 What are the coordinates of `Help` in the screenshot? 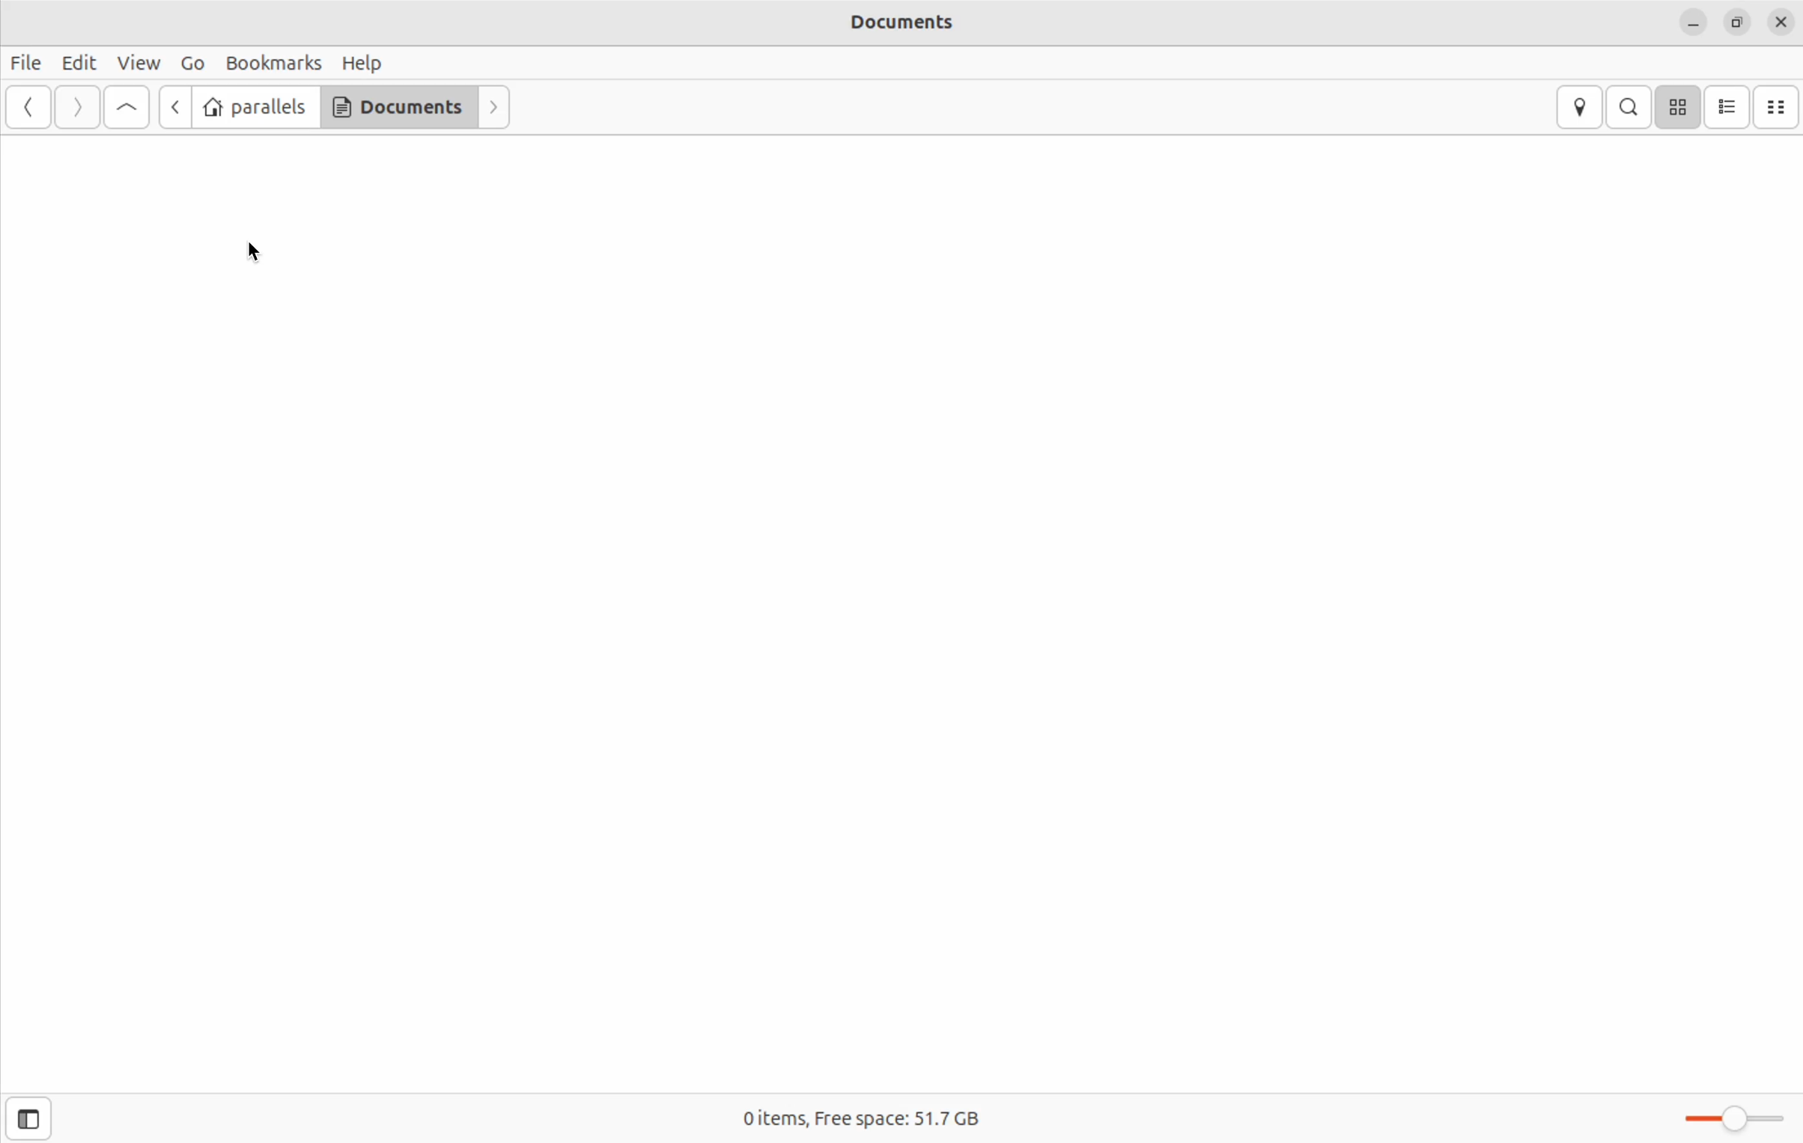 It's located at (365, 64).